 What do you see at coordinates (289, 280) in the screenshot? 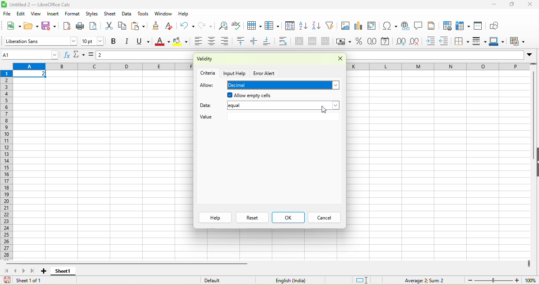
I see `text language` at bounding box center [289, 280].